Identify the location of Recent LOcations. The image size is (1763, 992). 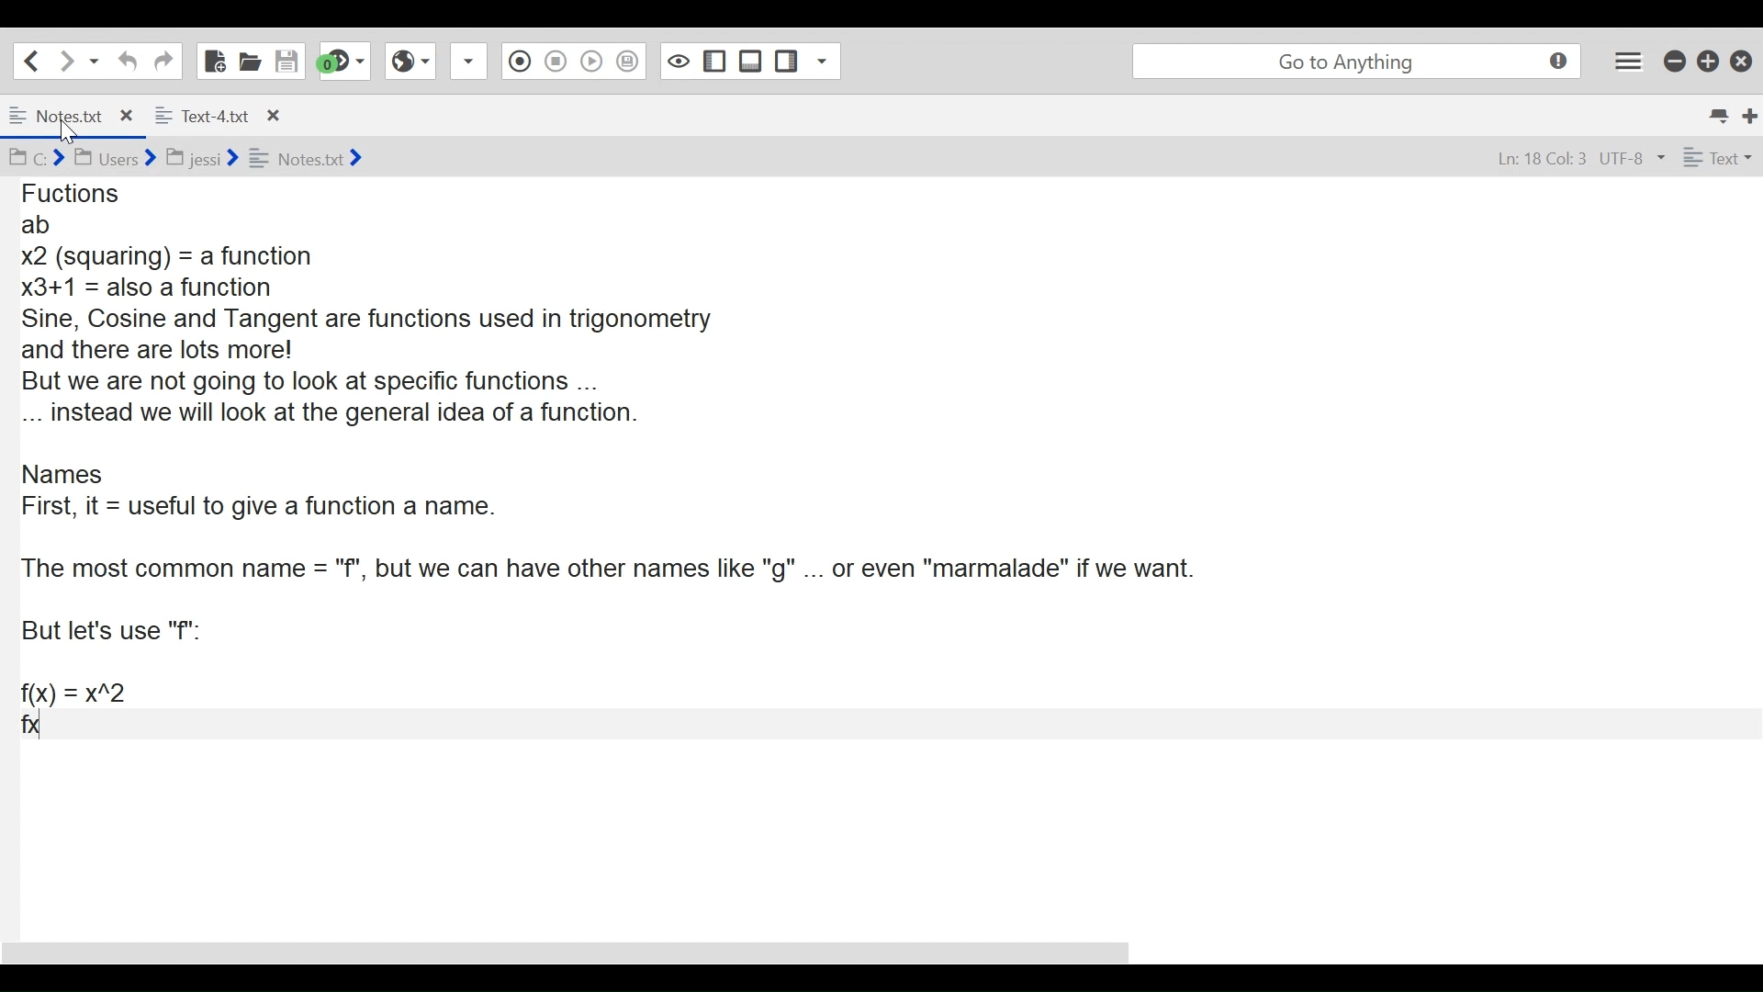
(95, 60).